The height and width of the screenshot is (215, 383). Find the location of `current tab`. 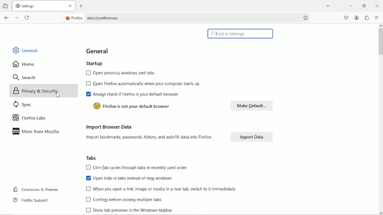

current tab is located at coordinates (39, 6).